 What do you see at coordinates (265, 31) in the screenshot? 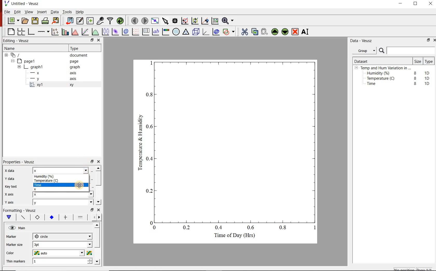
I see `Paste widget from the clipboard` at bounding box center [265, 31].